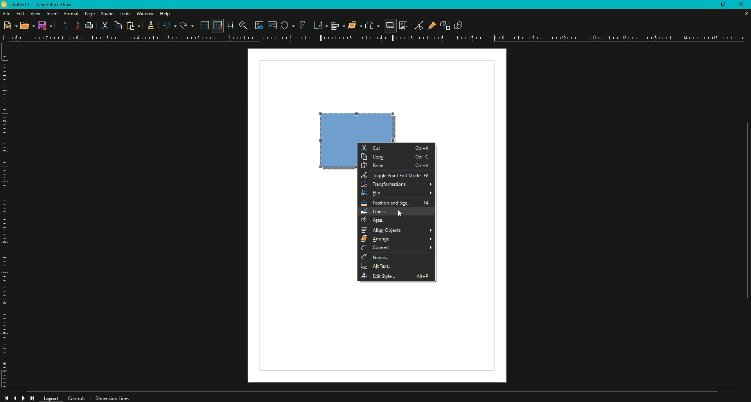 Image resolution: width=751 pixels, height=402 pixels. What do you see at coordinates (40, 5) in the screenshot?
I see `Untitled 1 - LibreOffice Draw` at bounding box center [40, 5].